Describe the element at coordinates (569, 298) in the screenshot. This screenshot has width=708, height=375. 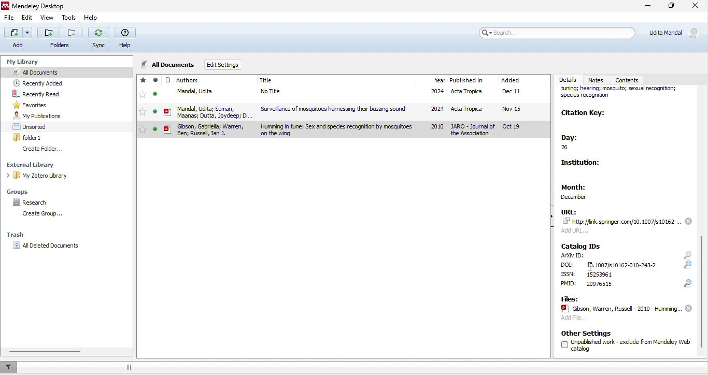
I see `files` at that location.